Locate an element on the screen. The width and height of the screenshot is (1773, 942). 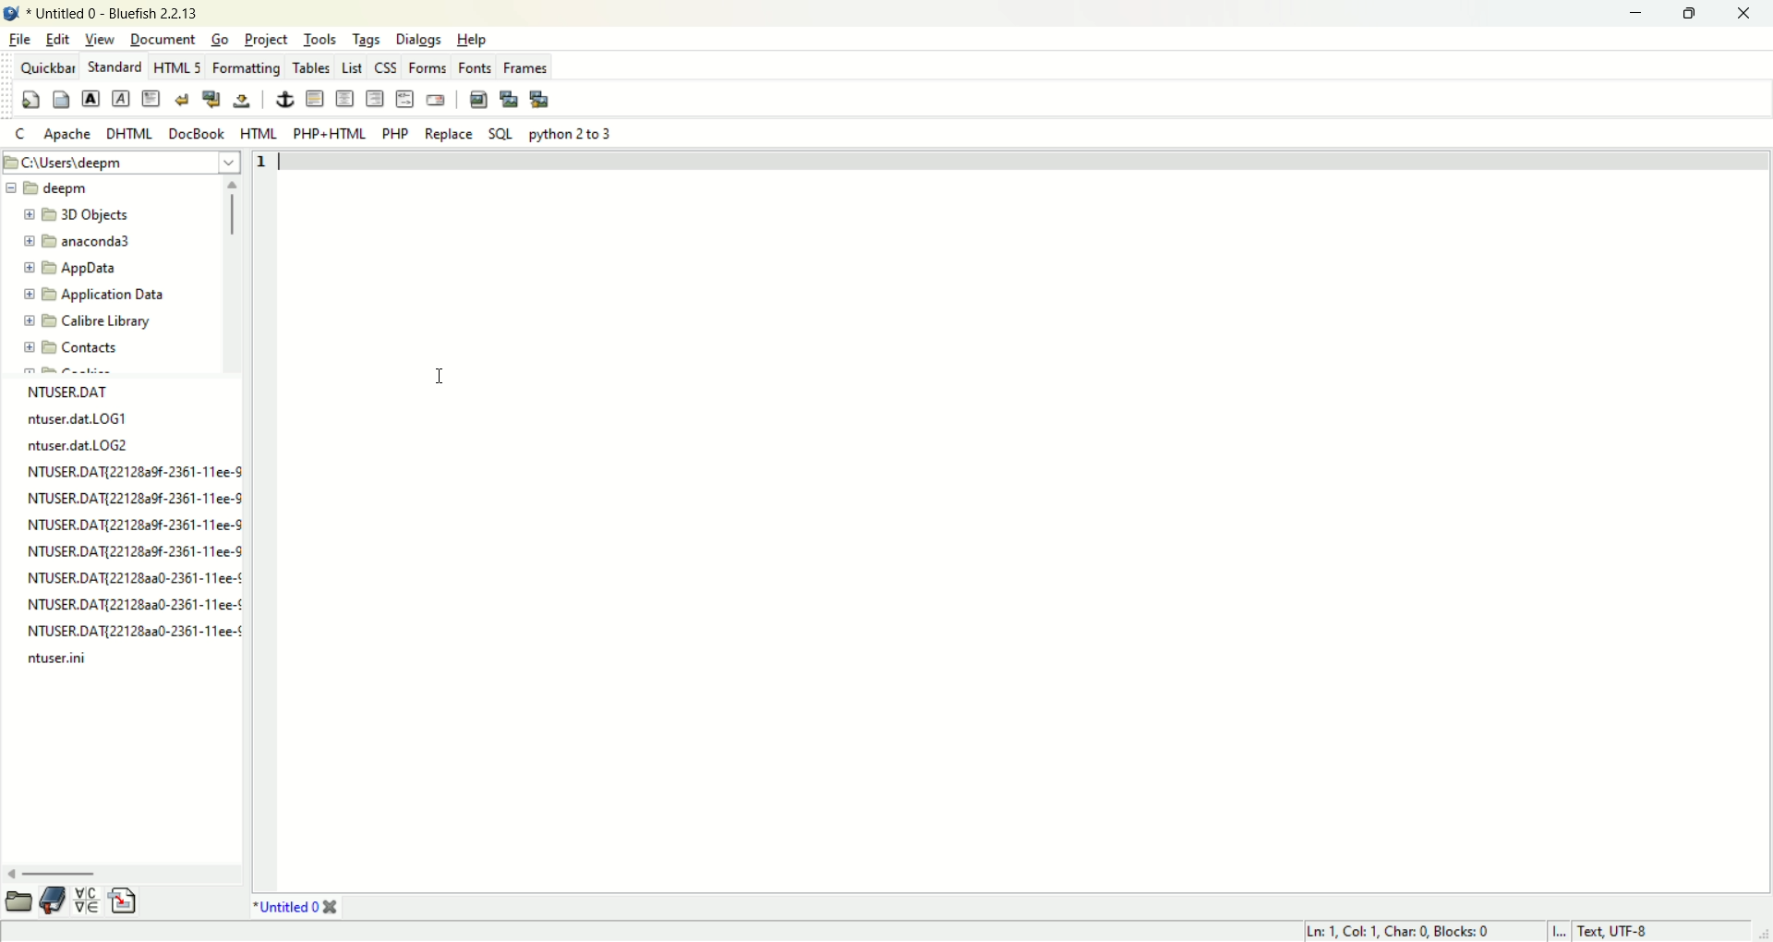
text, UTF-8 is located at coordinates (1625, 932).